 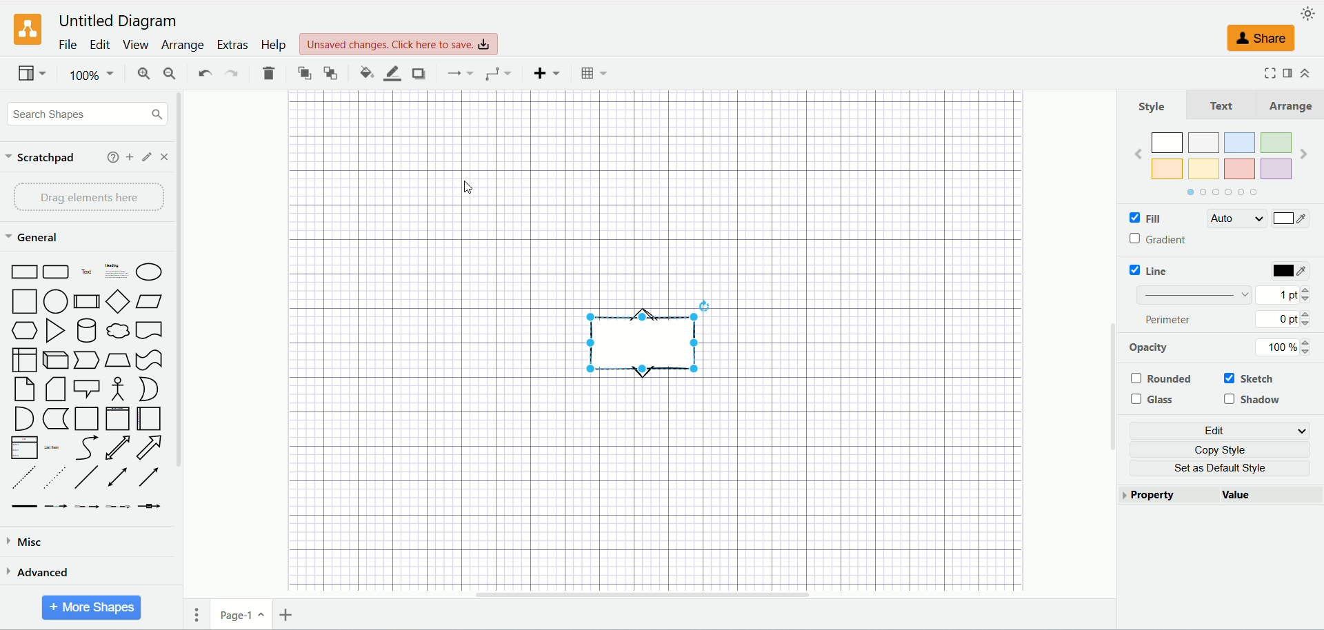 What do you see at coordinates (23, 447) in the screenshot?
I see `list` at bounding box center [23, 447].